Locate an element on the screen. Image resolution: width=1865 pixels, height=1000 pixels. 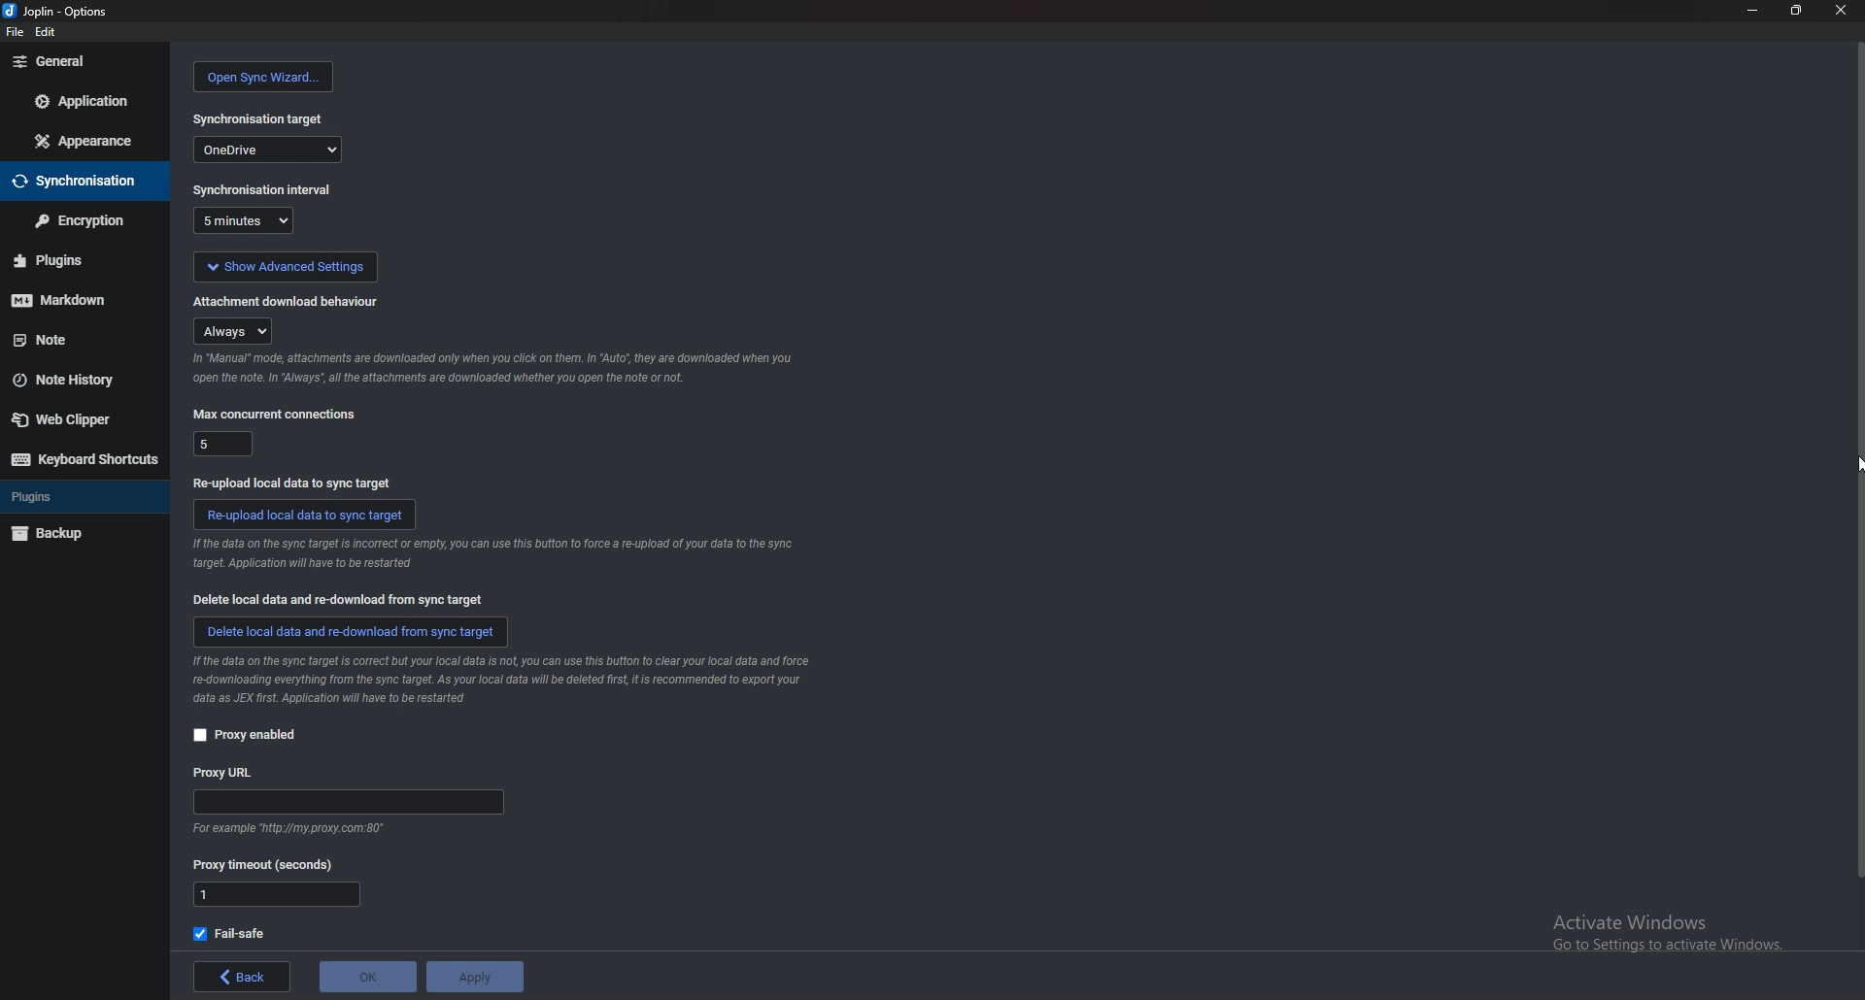
note history is located at coordinates (74, 380).